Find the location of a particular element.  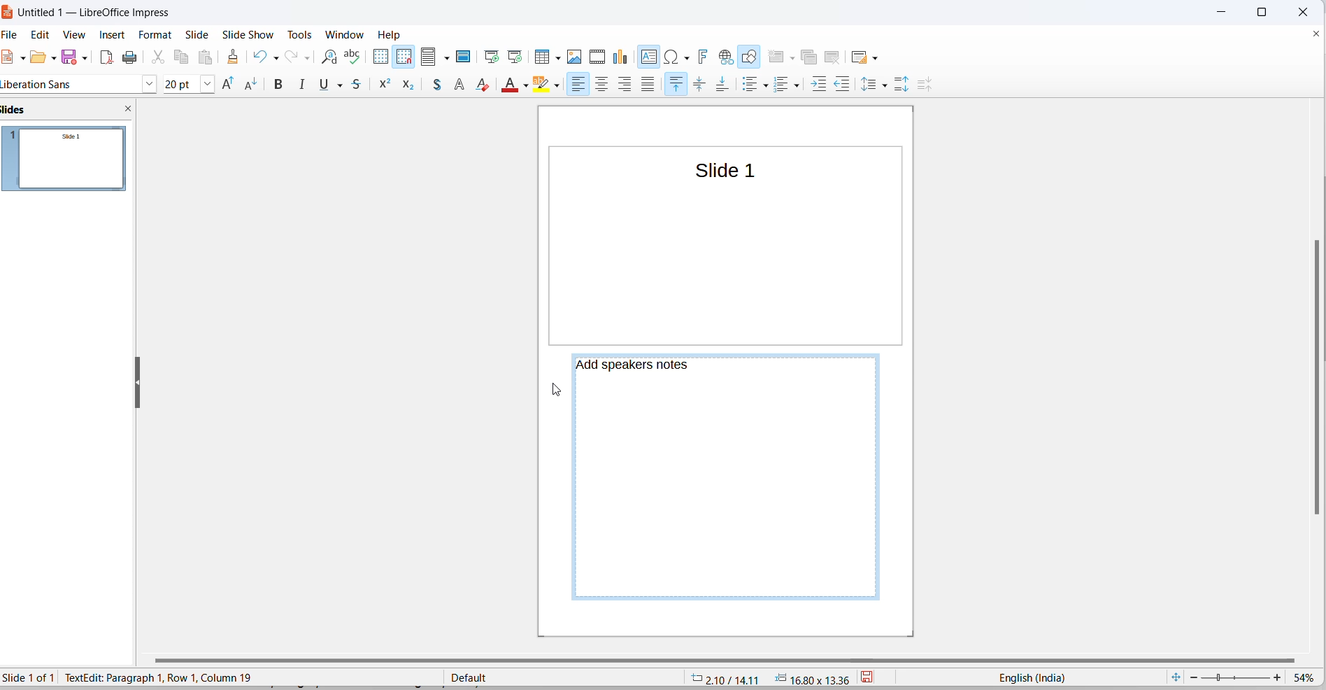

file is located at coordinates (14, 36).